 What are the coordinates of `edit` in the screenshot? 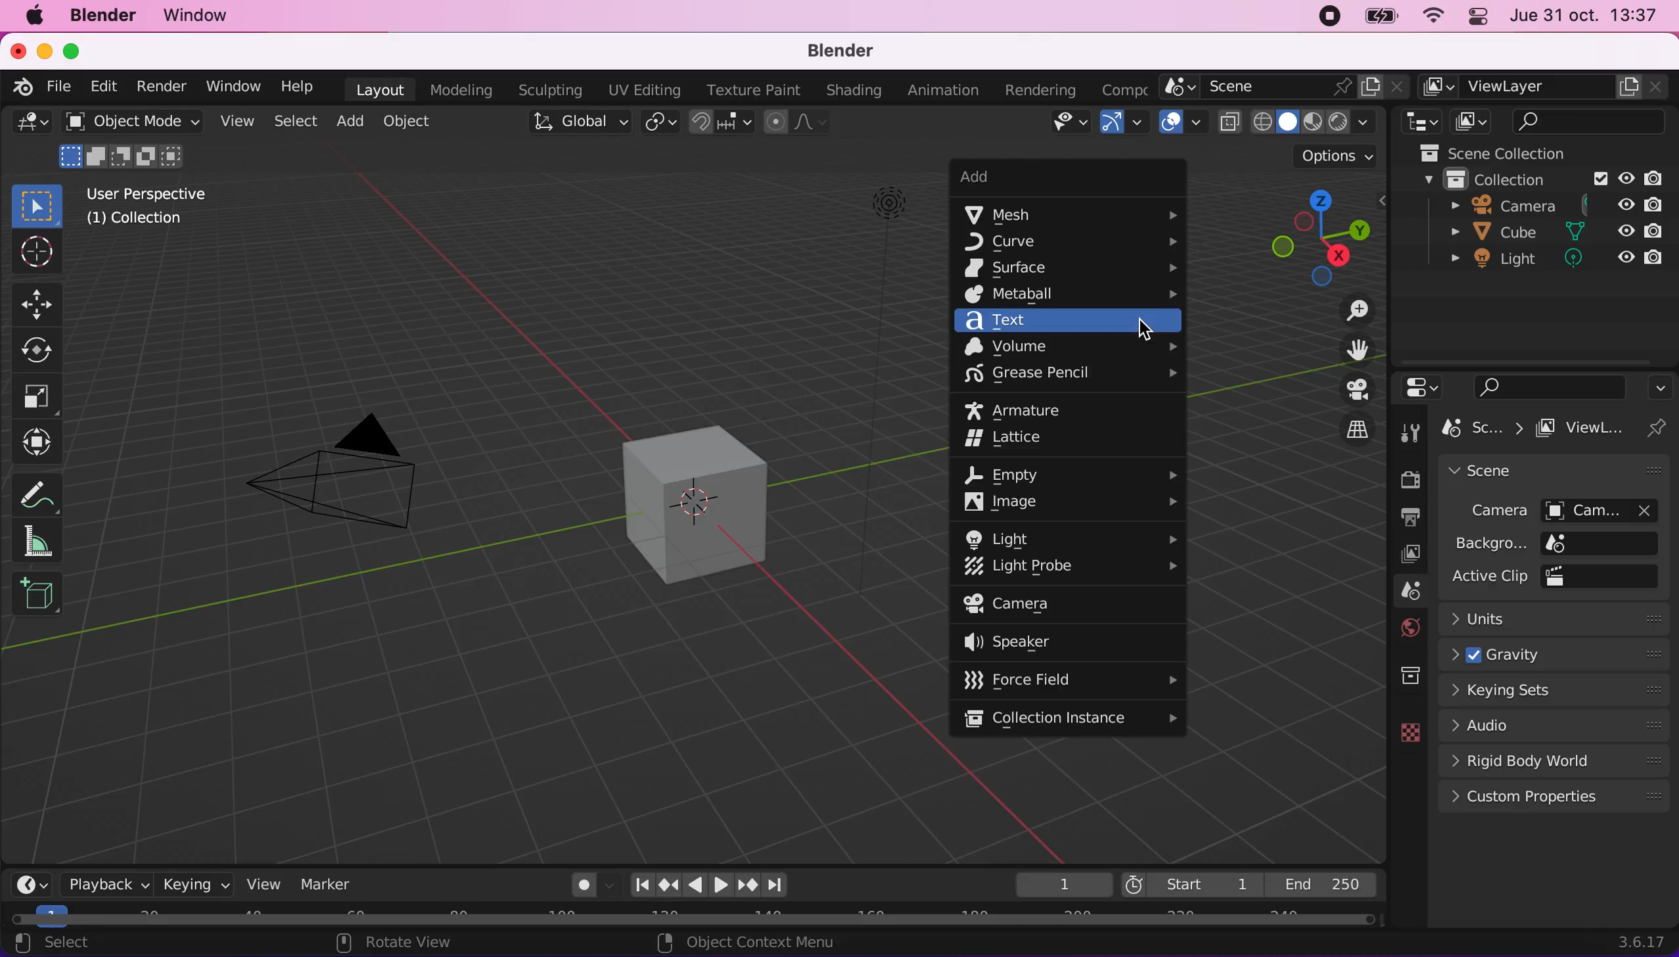 It's located at (105, 85).